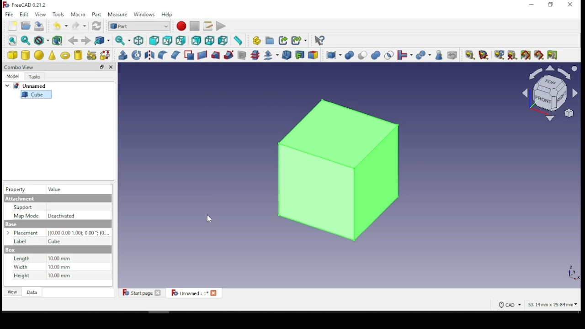 Image resolution: width=585 pixels, height=329 pixels. I want to click on unnamed, so click(28, 85).